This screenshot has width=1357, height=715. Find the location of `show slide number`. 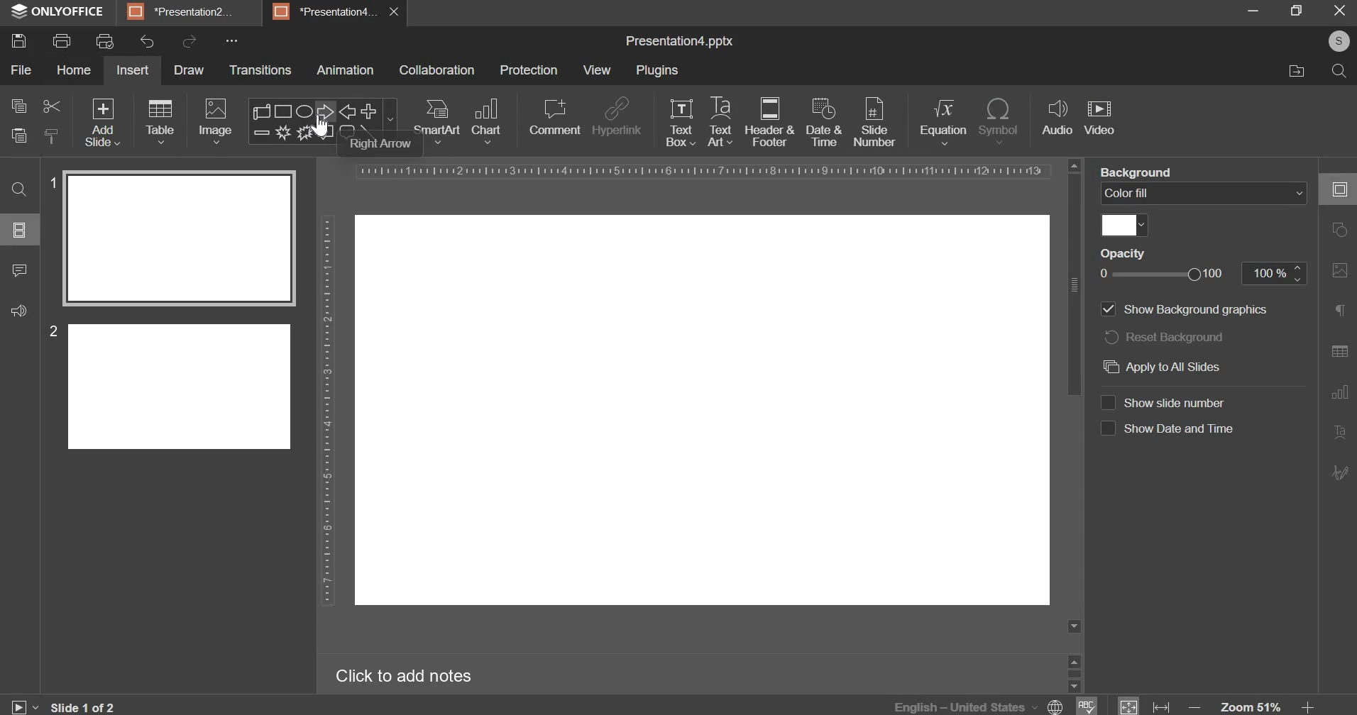

show slide number is located at coordinates (1109, 402).